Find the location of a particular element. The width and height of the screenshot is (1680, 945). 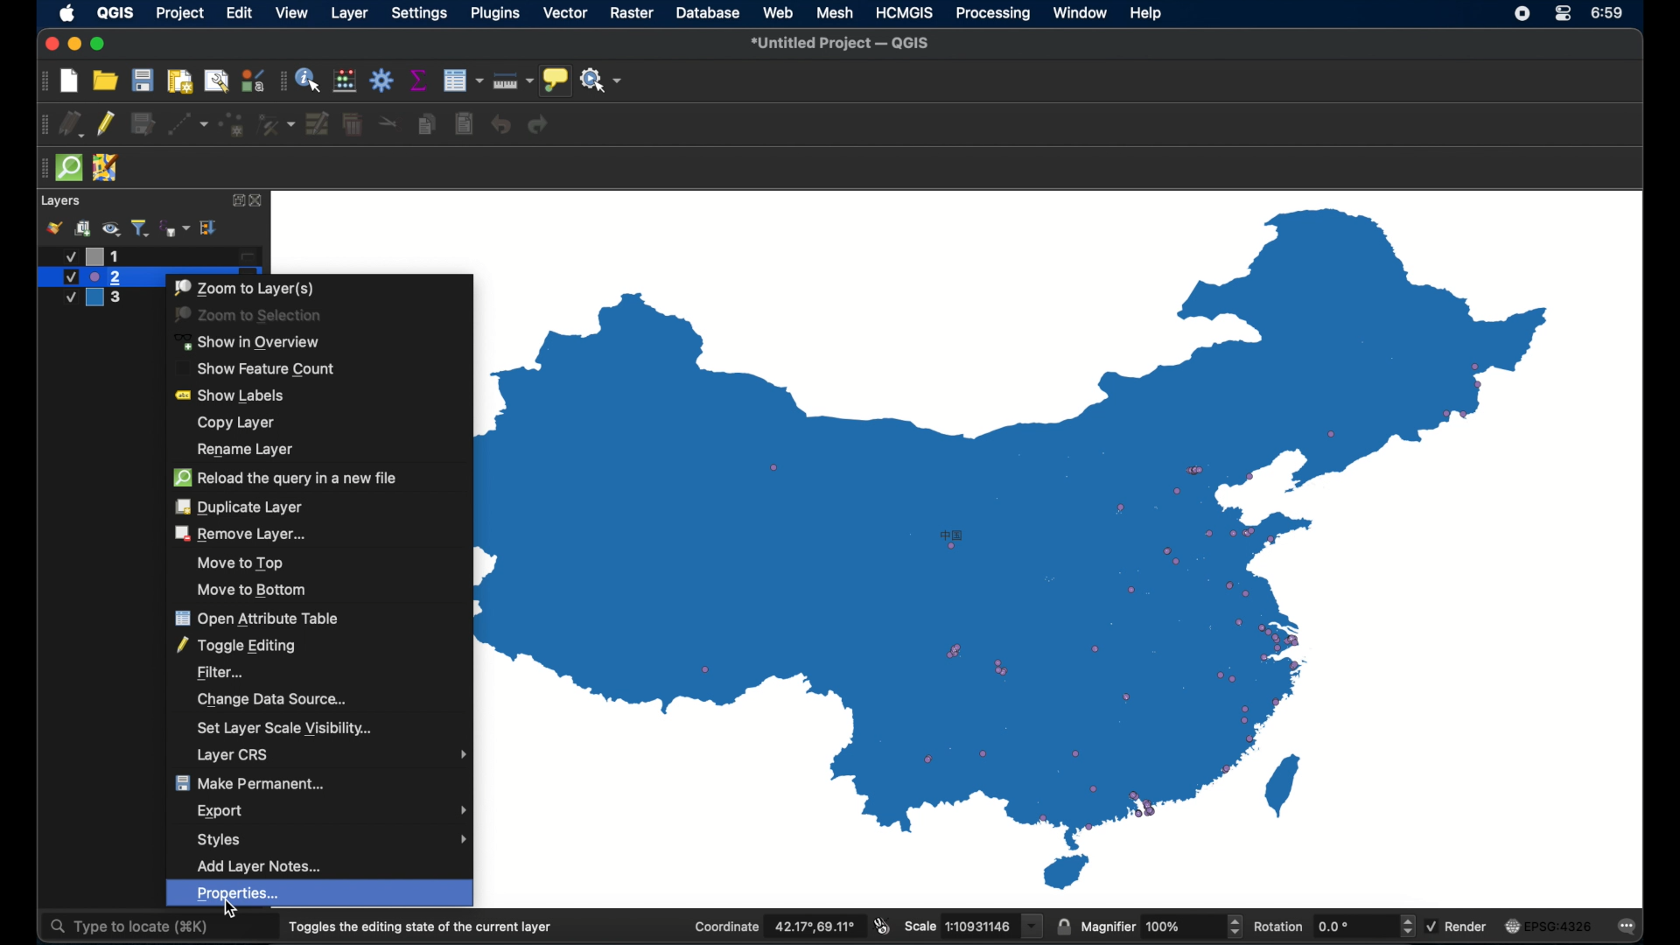

close is located at coordinates (258, 201).